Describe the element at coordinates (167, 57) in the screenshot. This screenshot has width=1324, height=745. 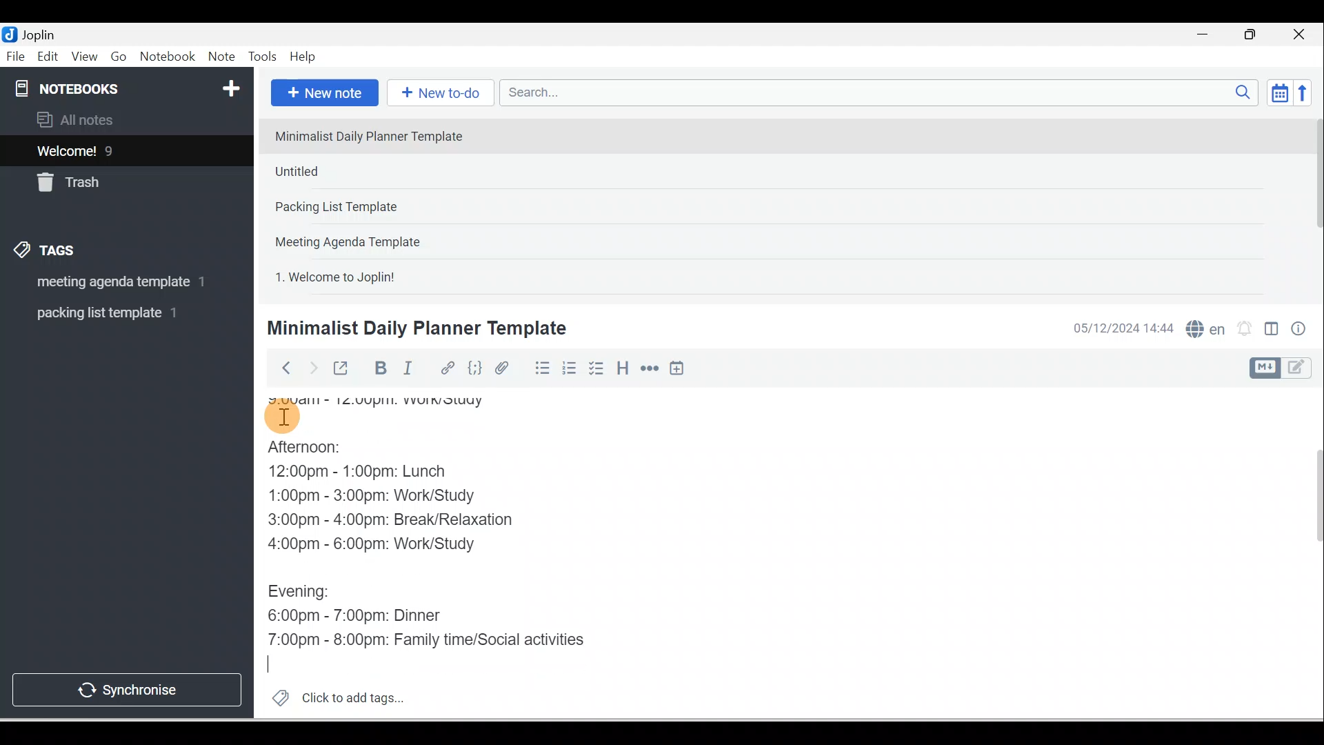
I see `Notebook` at that location.